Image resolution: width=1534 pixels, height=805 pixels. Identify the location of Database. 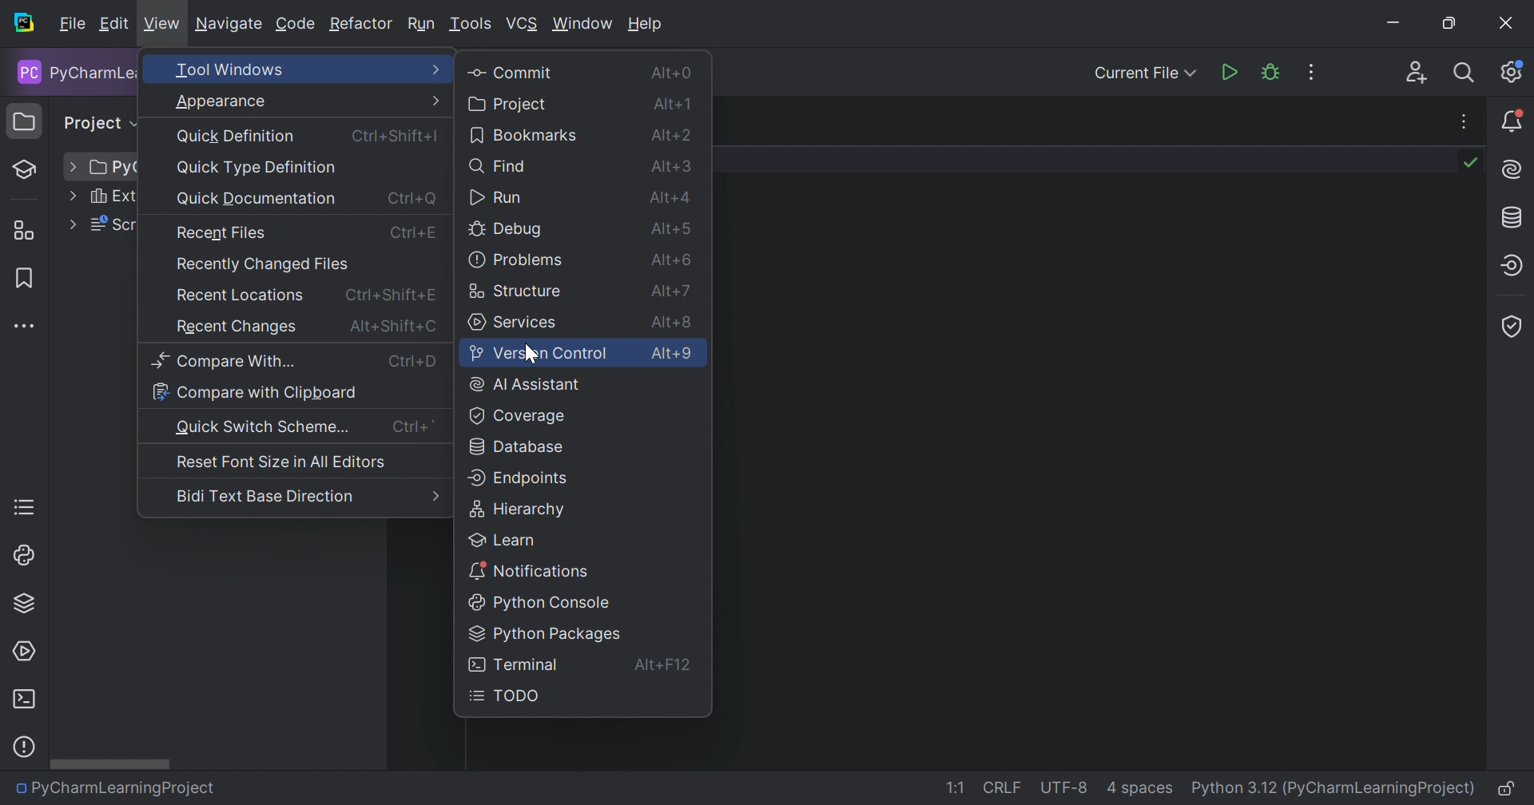
(1514, 216).